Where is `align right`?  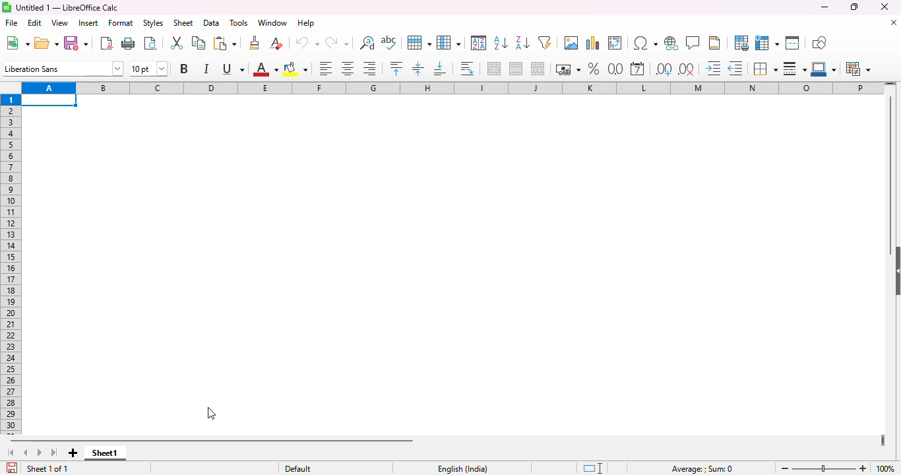
align right is located at coordinates (369, 69).